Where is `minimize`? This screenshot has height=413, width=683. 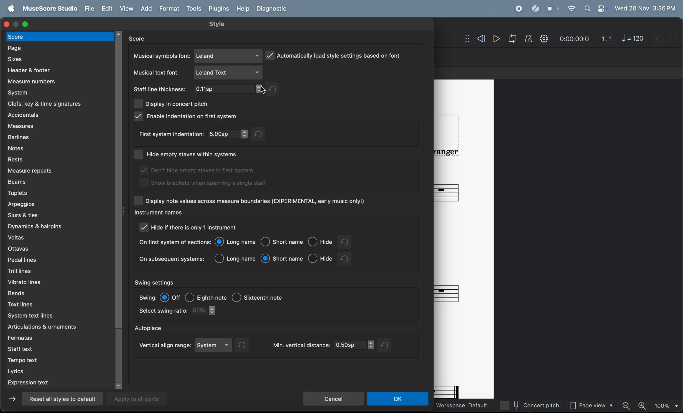
minimize is located at coordinates (17, 24).